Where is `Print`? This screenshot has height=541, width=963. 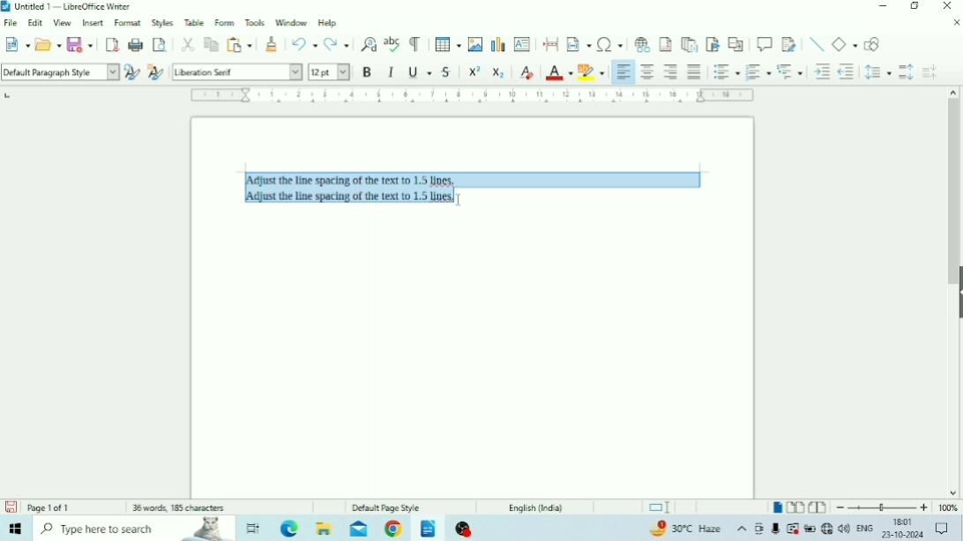
Print is located at coordinates (136, 43).